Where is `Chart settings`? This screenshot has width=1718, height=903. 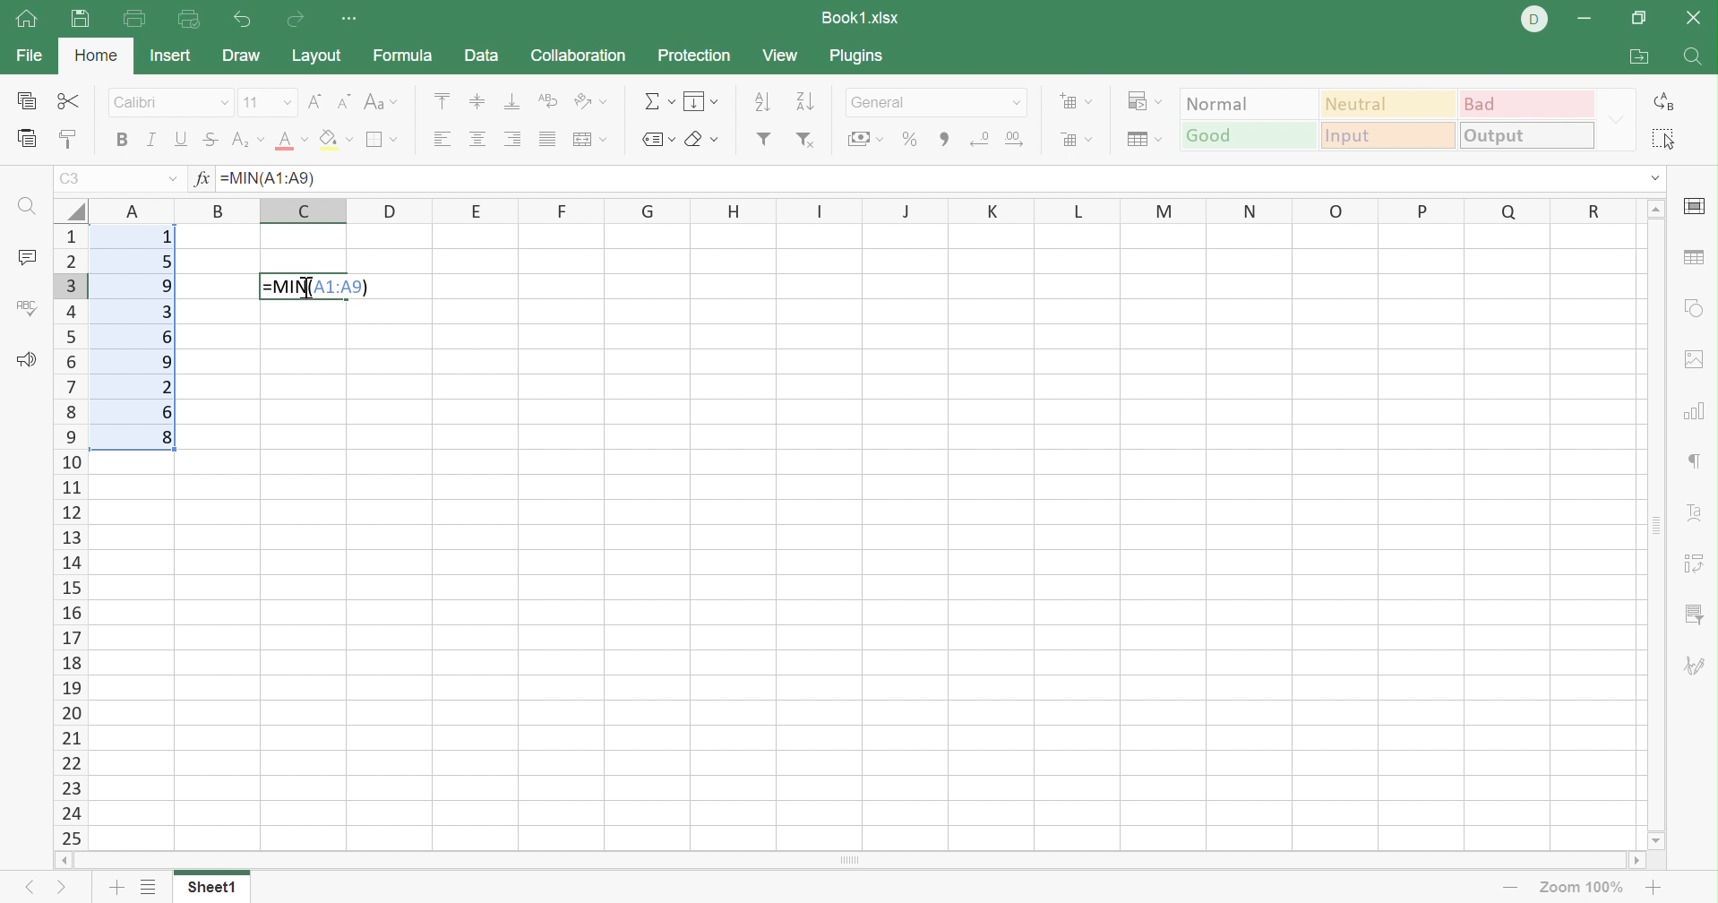
Chart settings is located at coordinates (1698, 410).